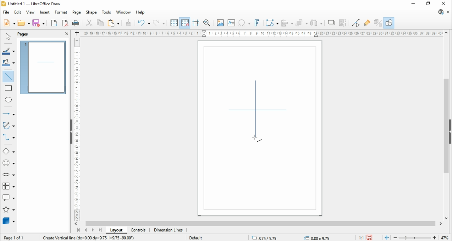 The width and height of the screenshot is (452, 241). What do you see at coordinates (77, 129) in the screenshot?
I see `Scale` at bounding box center [77, 129].